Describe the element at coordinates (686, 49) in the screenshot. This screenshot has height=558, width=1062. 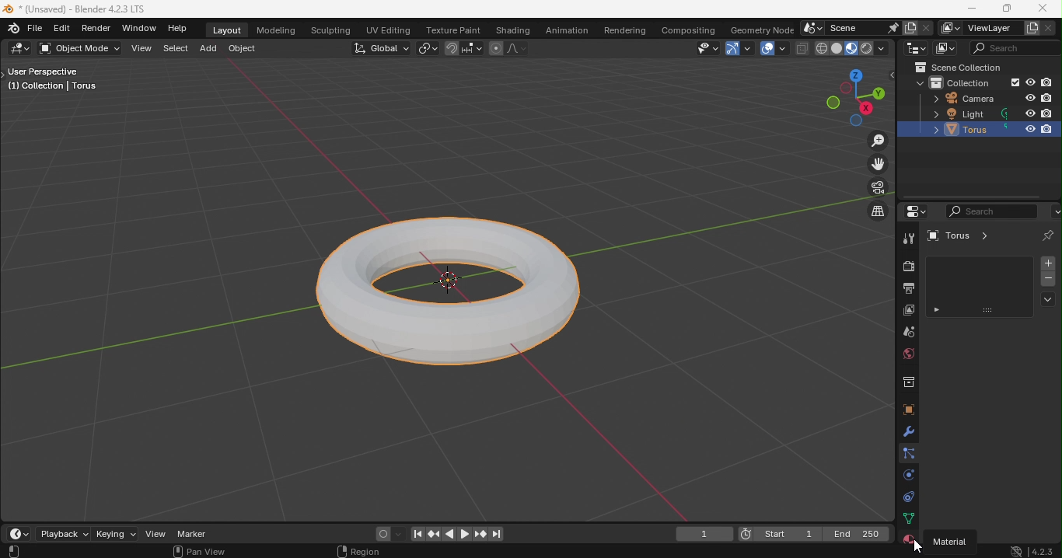
I see `Selectability and Visibilty` at that location.